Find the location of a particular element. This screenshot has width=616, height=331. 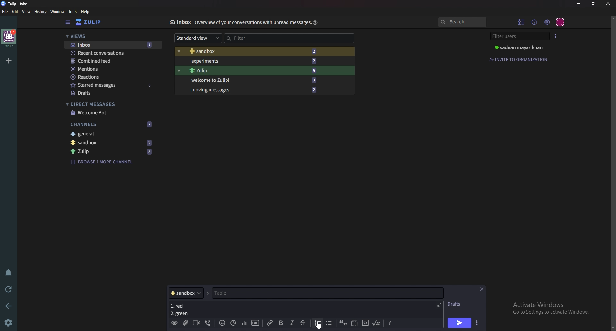

Drafts is located at coordinates (111, 93).